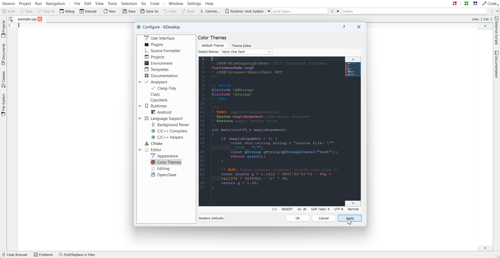  I want to click on Language Support, so click(163, 118).